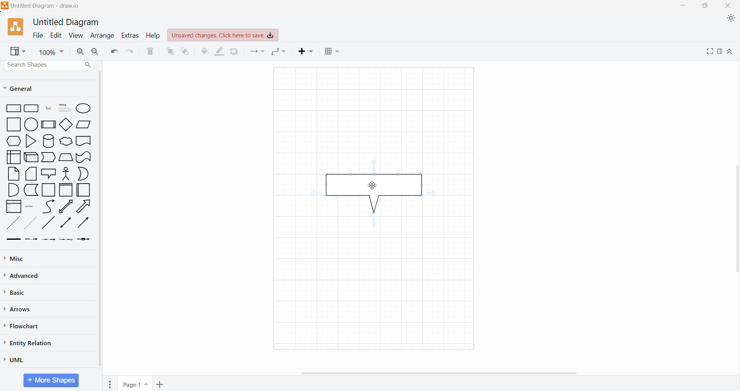  Describe the element at coordinates (704, 6) in the screenshot. I see `Restore Down` at that location.